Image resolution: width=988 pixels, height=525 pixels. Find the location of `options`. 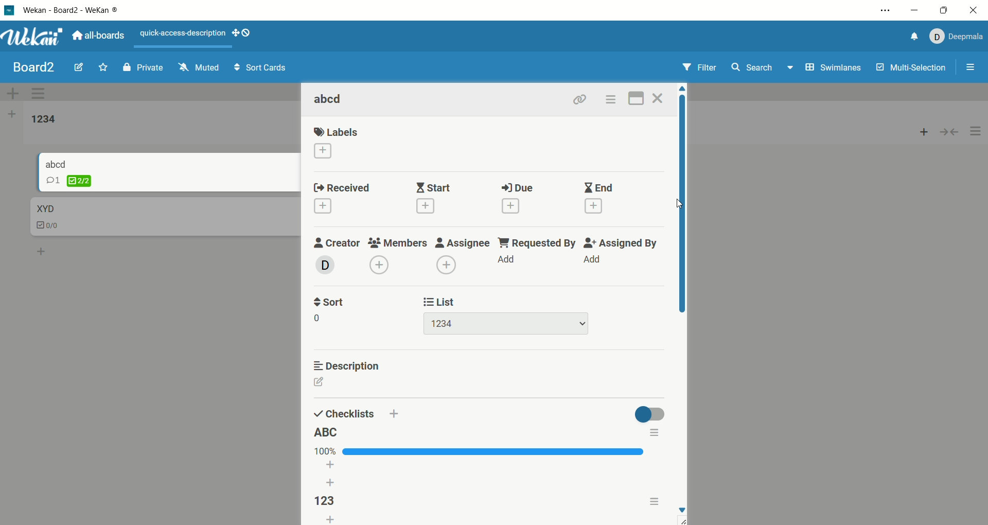

options is located at coordinates (653, 434).